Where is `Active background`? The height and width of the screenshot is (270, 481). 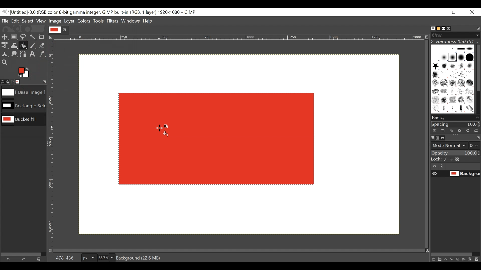 Active background is located at coordinates (166, 126).